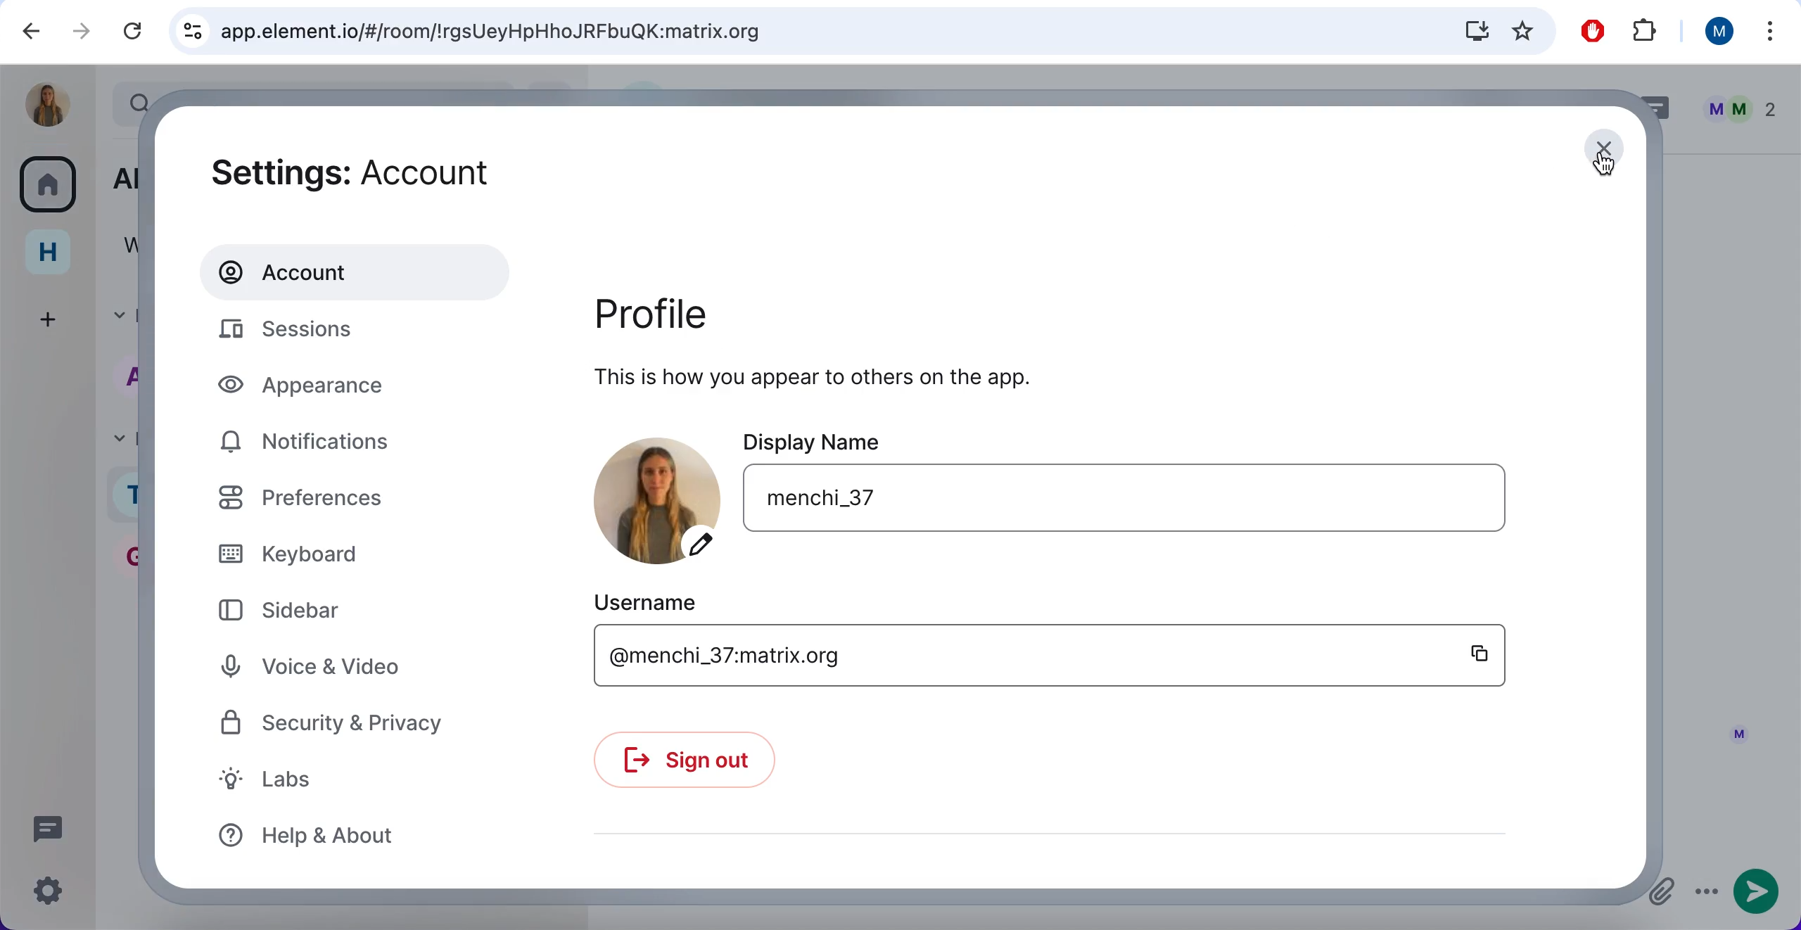 The image size is (1801, 930). What do you see at coordinates (333, 332) in the screenshot?
I see `sessions` at bounding box center [333, 332].